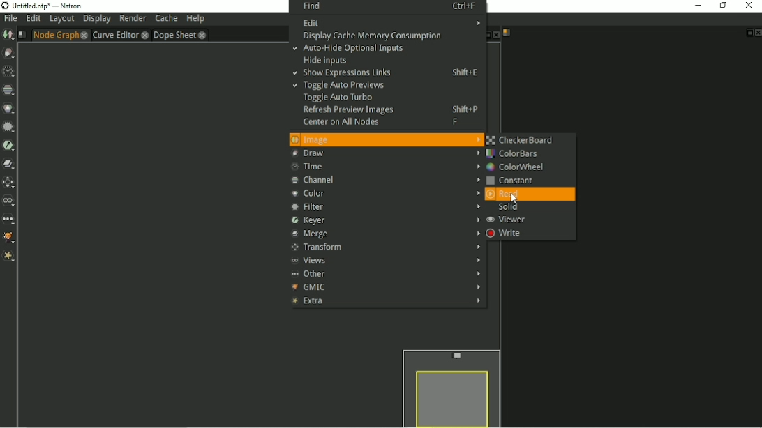 The image size is (762, 428). I want to click on CheckerBoard, so click(524, 140).